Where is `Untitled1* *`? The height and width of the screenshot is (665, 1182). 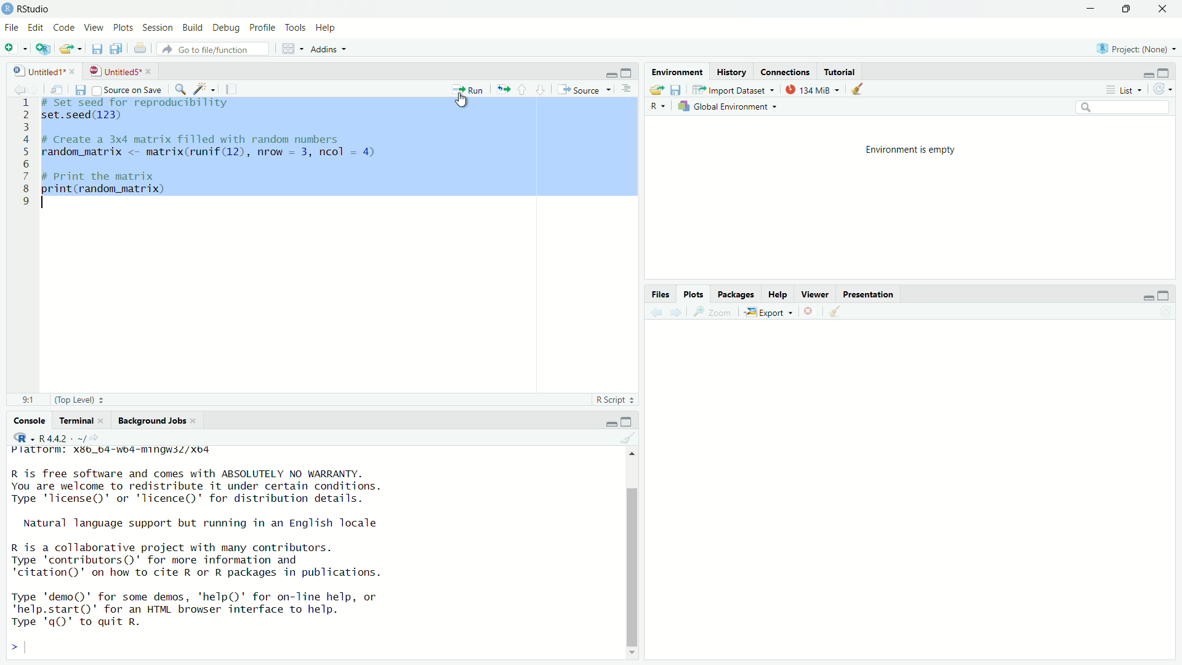
Untitled1* * is located at coordinates (42, 70).